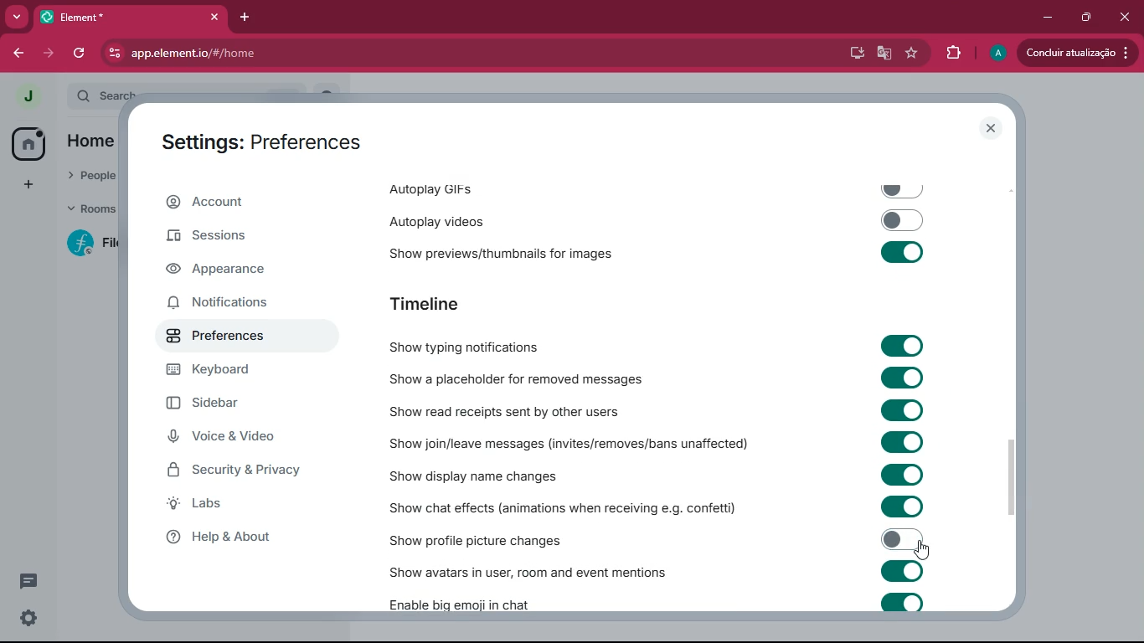  What do you see at coordinates (228, 240) in the screenshot?
I see `sessions` at bounding box center [228, 240].